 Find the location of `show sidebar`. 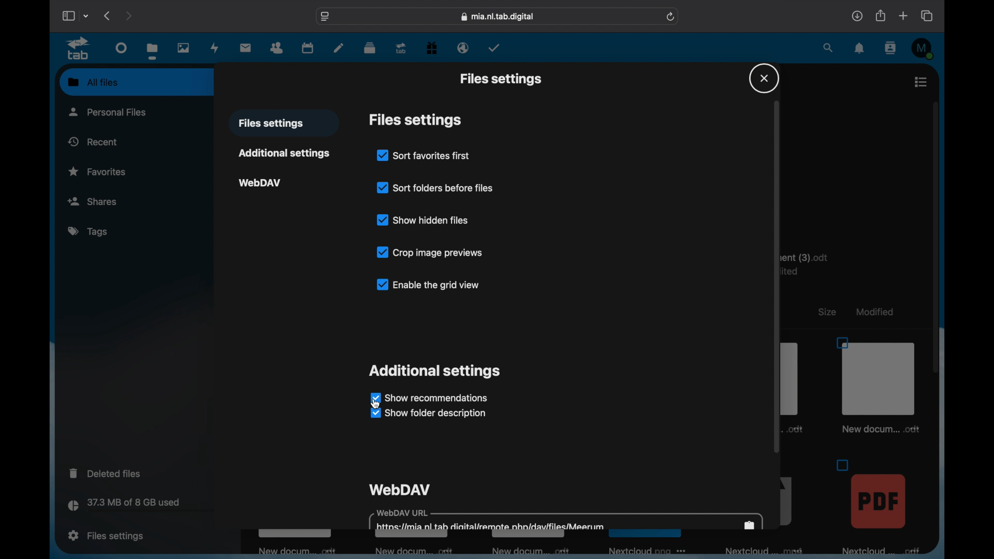

show sidebar is located at coordinates (67, 16).